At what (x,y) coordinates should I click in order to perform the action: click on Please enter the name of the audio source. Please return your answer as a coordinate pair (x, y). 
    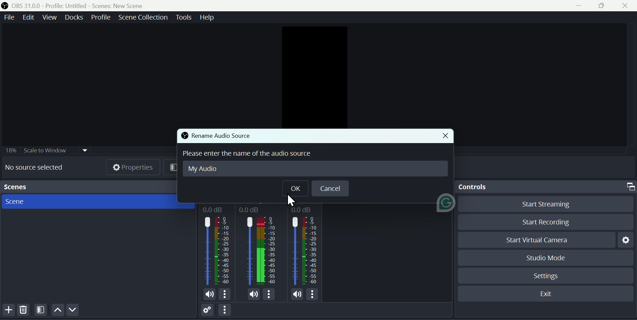
    Looking at the image, I should click on (252, 154).